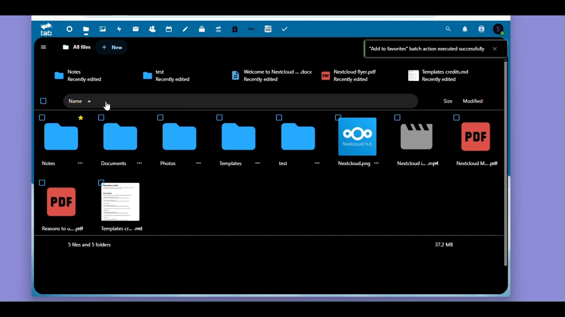 The image size is (565, 317). Describe the element at coordinates (167, 163) in the screenshot. I see `Photos` at that location.